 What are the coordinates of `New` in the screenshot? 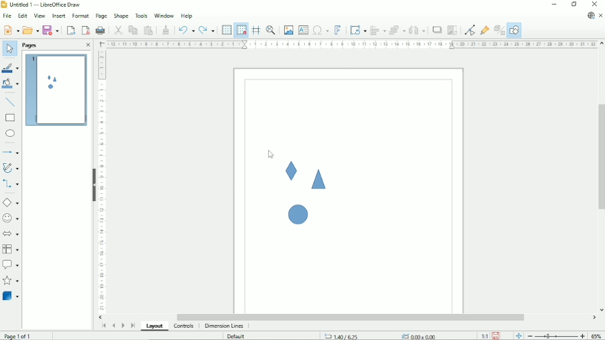 It's located at (11, 30).